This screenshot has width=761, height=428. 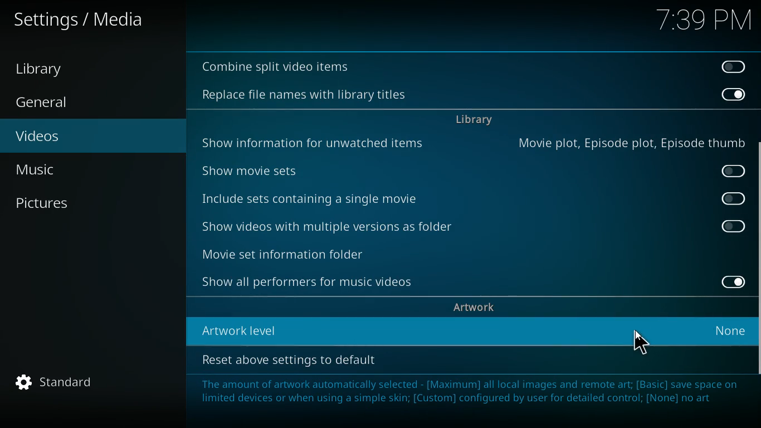 I want to click on library, so click(x=474, y=121).